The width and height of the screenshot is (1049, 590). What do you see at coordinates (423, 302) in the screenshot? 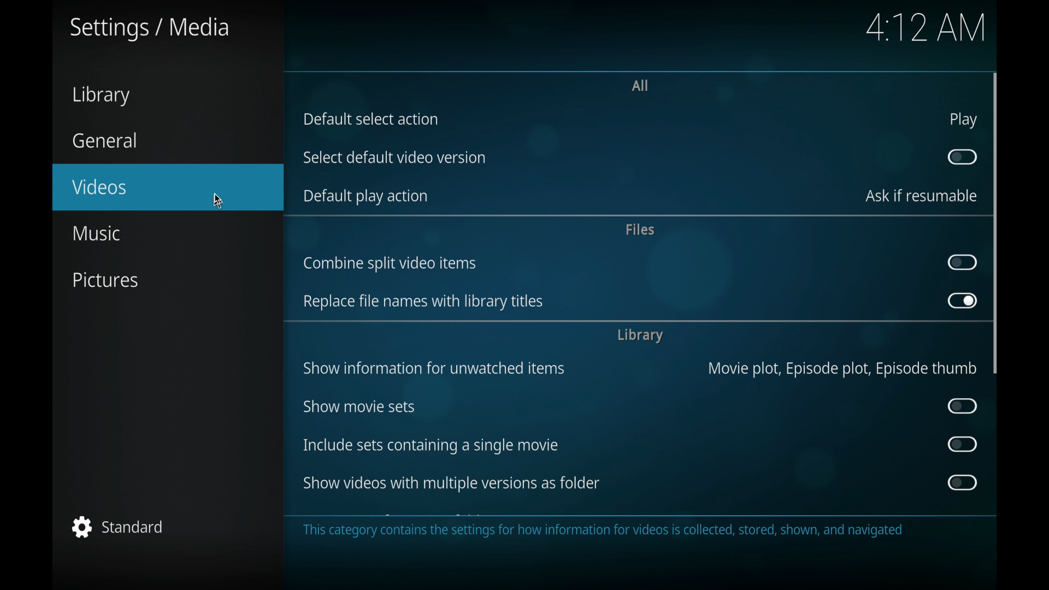
I see `replace file names with library titles` at bounding box center [423, 302].